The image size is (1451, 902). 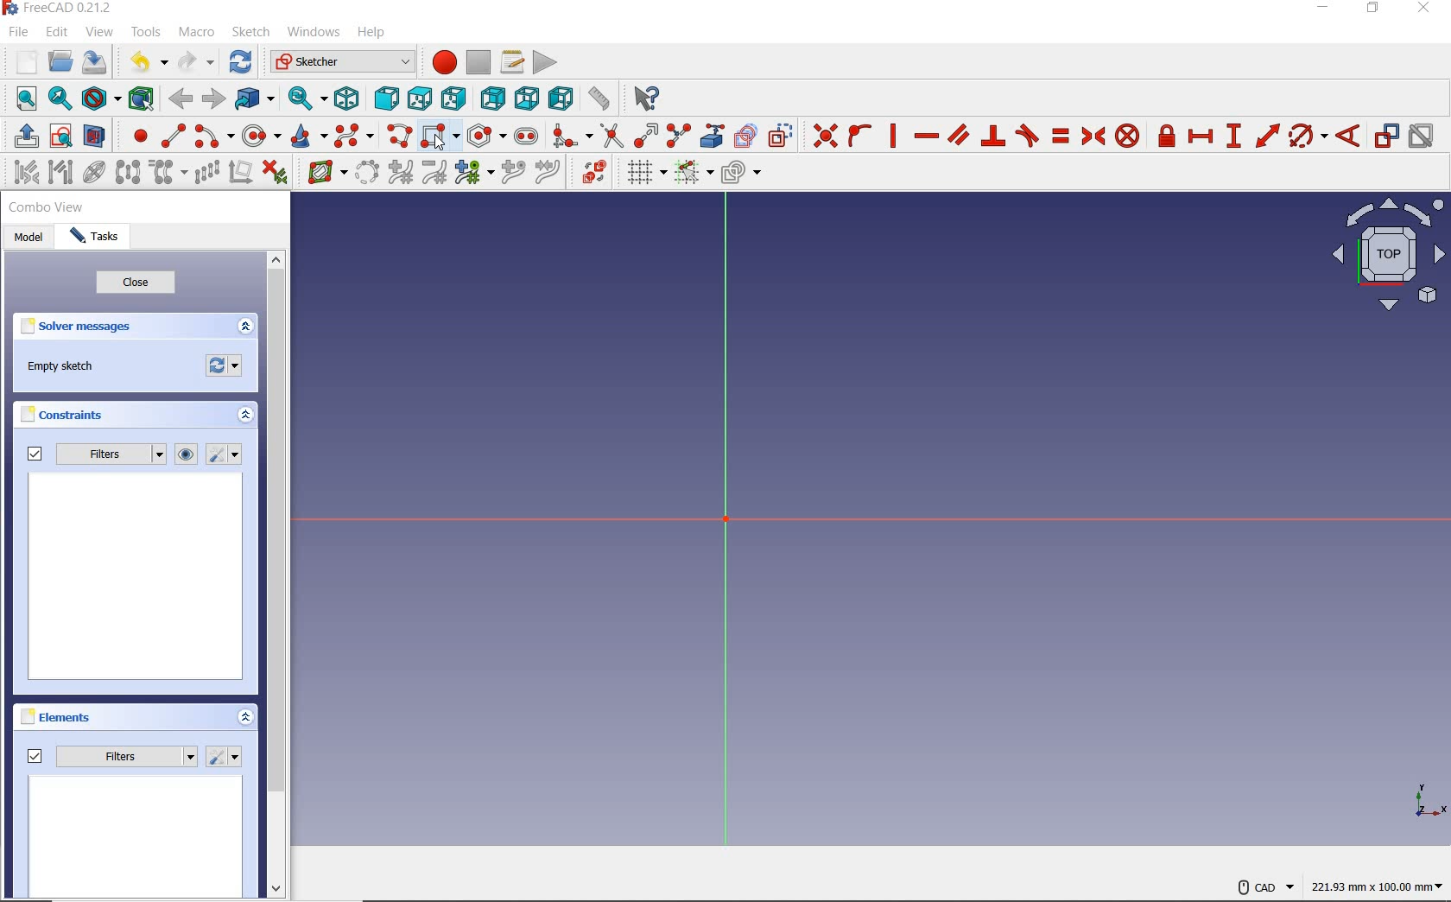 What do you see at coordinates (254, 99) in the screenshot?
I see `go to linked object` at bounding box center [254, 99].